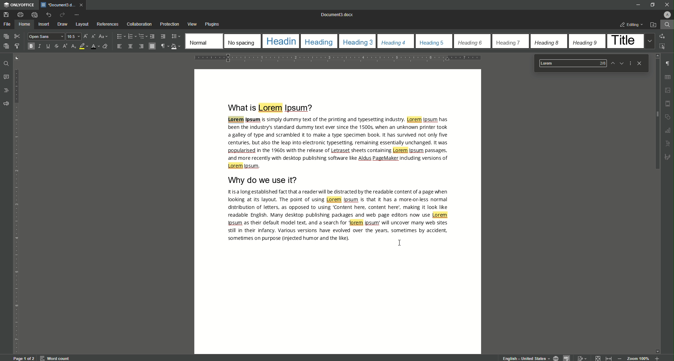  What do you see at coordinates (62, 5) in the screenshot?
I see `Document )` at bounding box center [62, 5].